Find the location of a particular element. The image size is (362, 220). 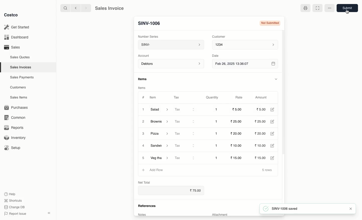

Tax is located at coordinates (182, 158).